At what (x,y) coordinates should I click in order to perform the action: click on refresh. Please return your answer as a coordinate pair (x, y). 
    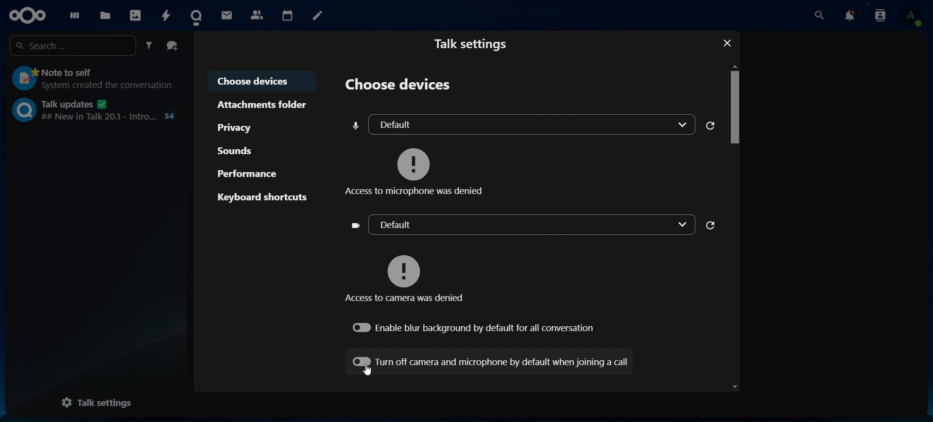
    Looking at the image, I should click on (714, 125).